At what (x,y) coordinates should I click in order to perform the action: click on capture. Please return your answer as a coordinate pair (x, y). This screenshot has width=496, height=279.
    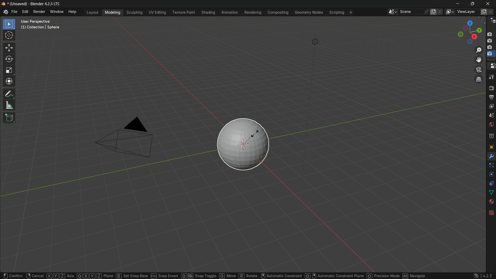
    Looking at the image, I should click on (490, 32).